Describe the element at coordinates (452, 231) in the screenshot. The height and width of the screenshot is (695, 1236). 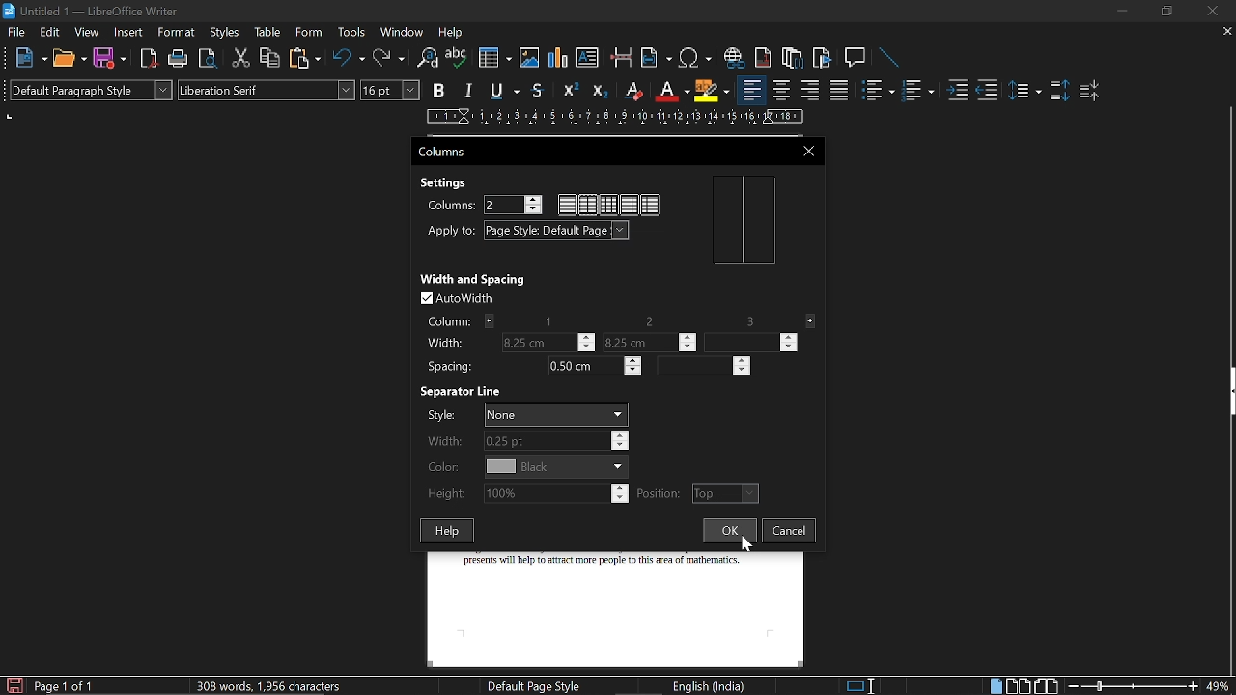
I see `Apply to` at that location.